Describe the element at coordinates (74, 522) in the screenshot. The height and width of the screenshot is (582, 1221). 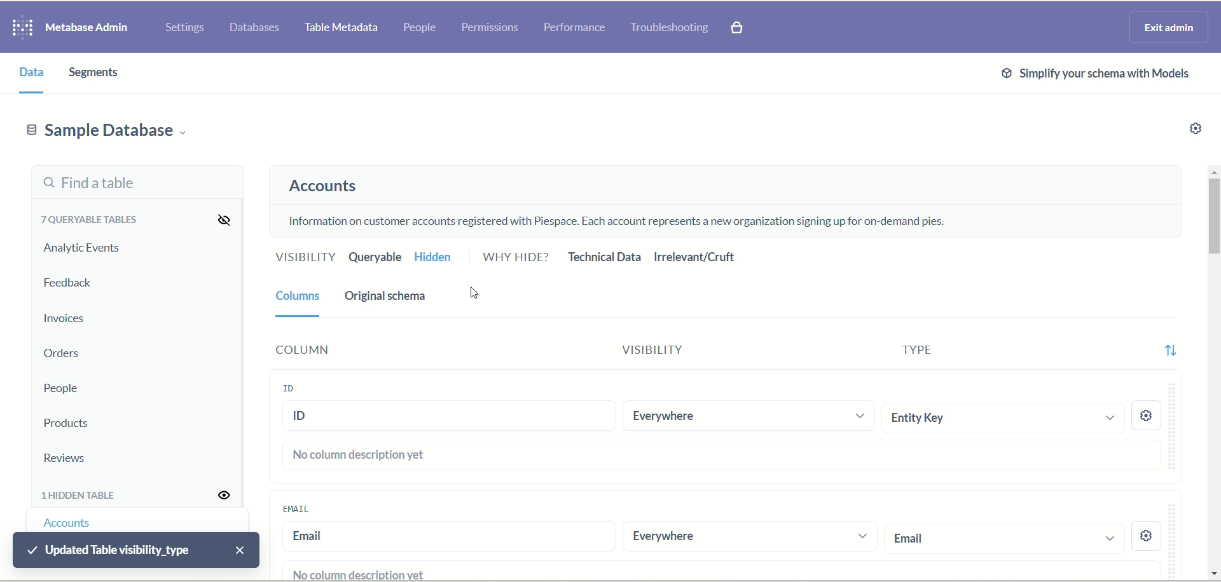
I see `account` at that location.